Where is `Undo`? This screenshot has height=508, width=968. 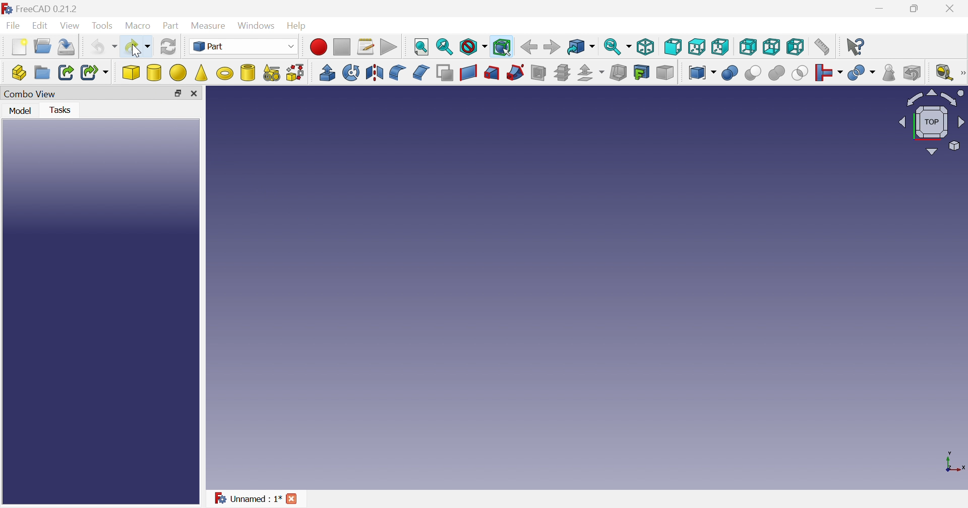 Undo is located at coordinates (103, 47).